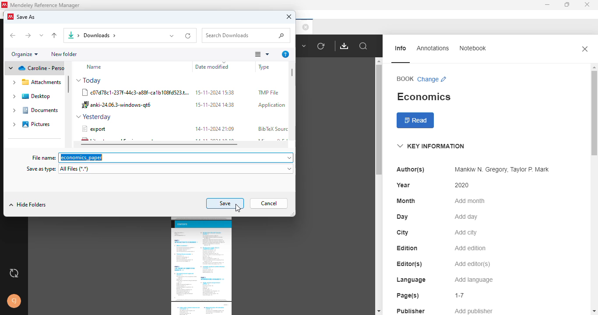  What do you see at coordinates (14, 301) in the screenshot?
I see `profile` at bounding box center [14, 301].